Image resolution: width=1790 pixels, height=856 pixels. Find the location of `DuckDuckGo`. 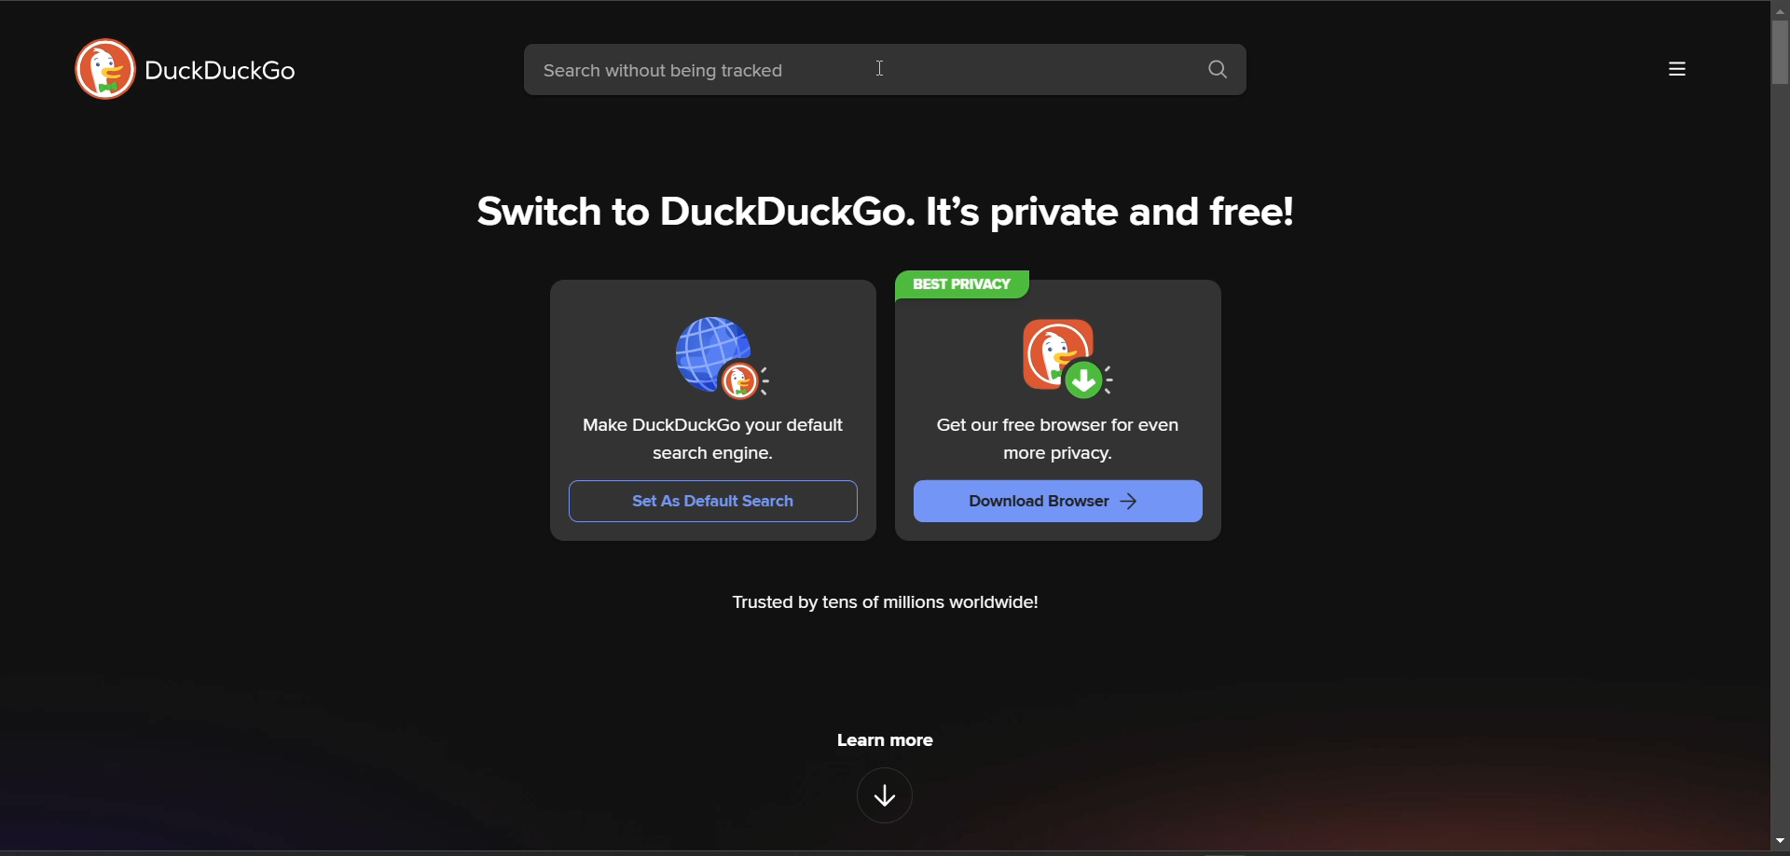

DuckDuckGo is located at coordinates (223, 74).